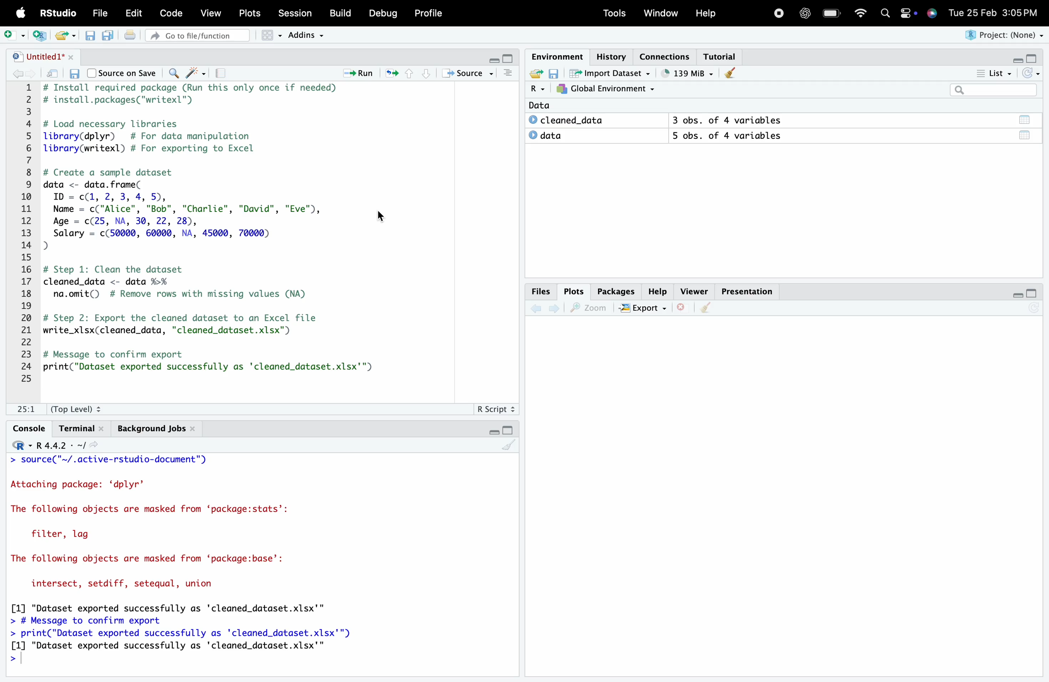 The image size is (1049, 682). I want to click on Show in new window, so click(52, 73).